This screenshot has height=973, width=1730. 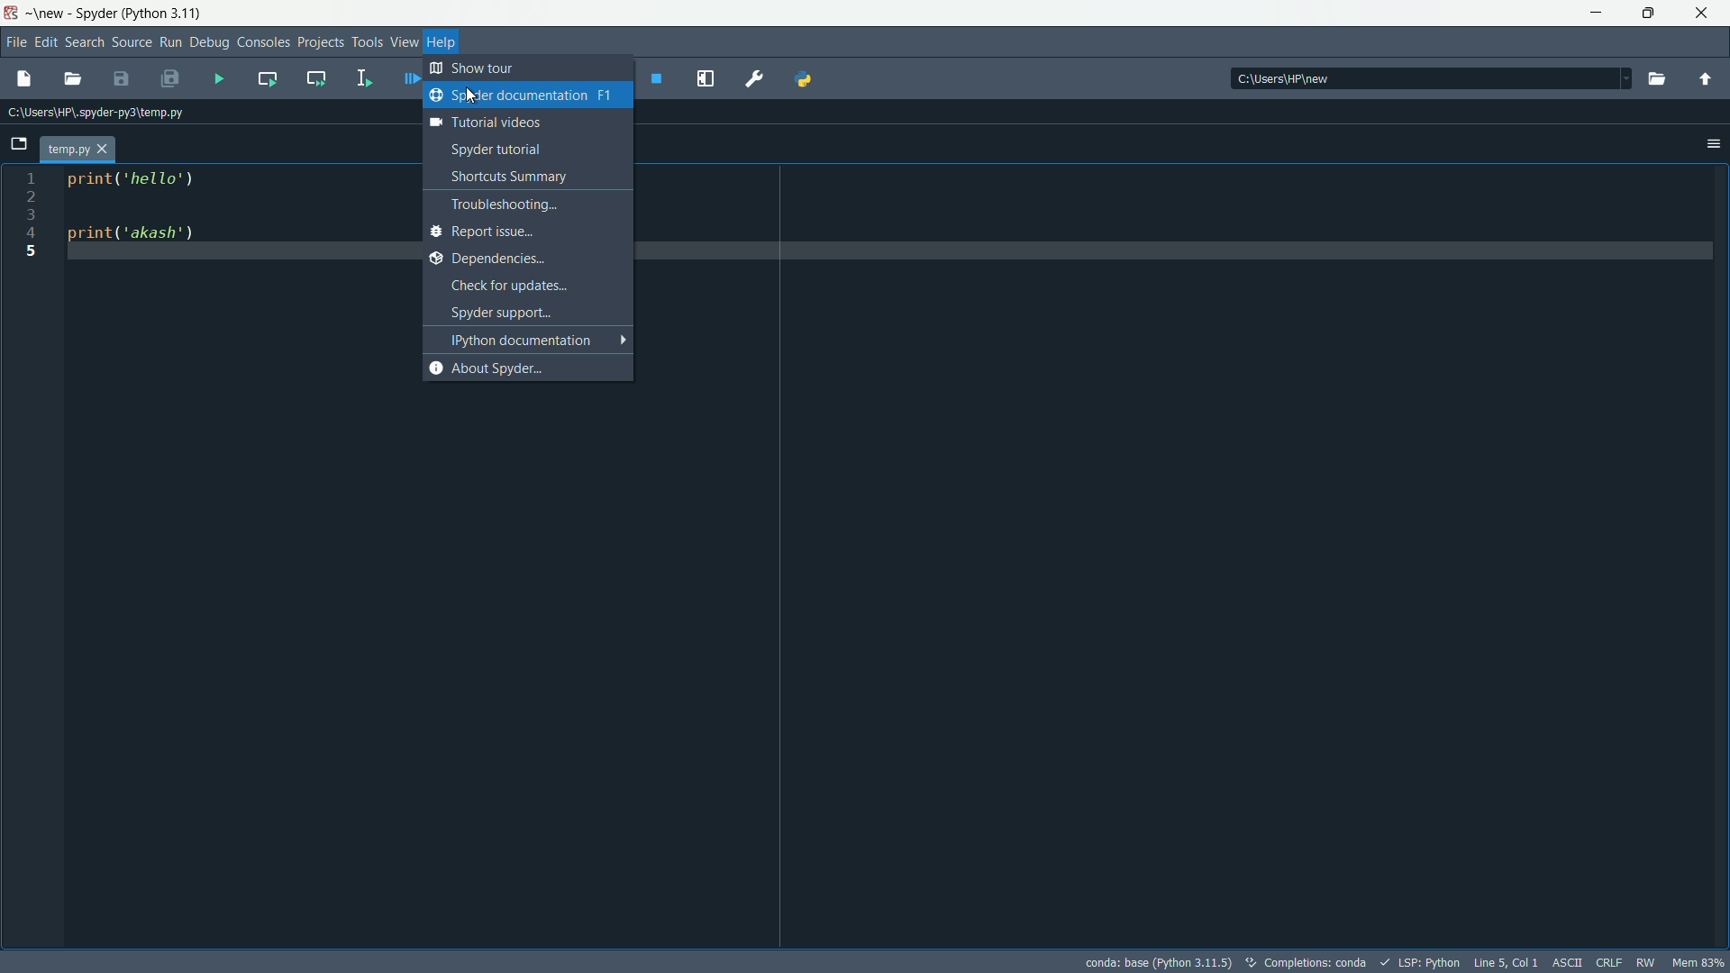 I want to click on report issue, so click(x=523, y=231).